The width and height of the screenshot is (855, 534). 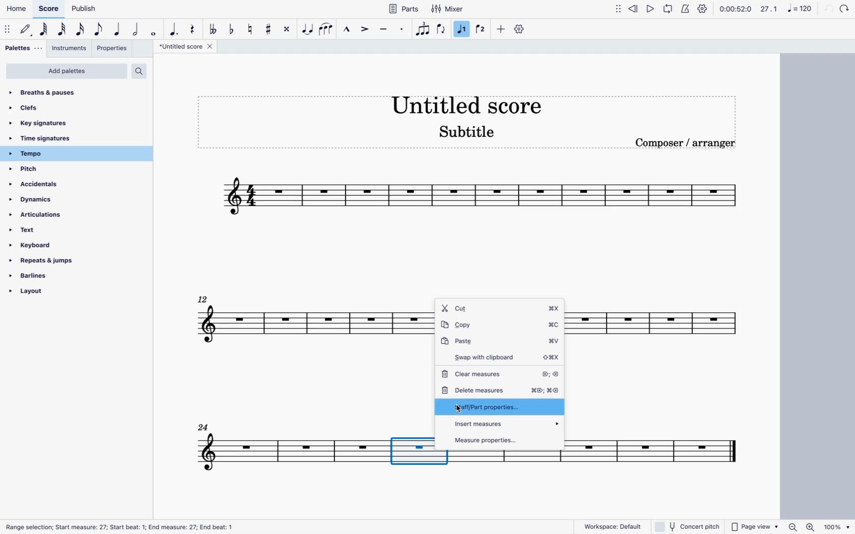 What do you see at coordinates (50, 246) in the screenshot?
I see `keyboard` at bounding box center [50, 246].